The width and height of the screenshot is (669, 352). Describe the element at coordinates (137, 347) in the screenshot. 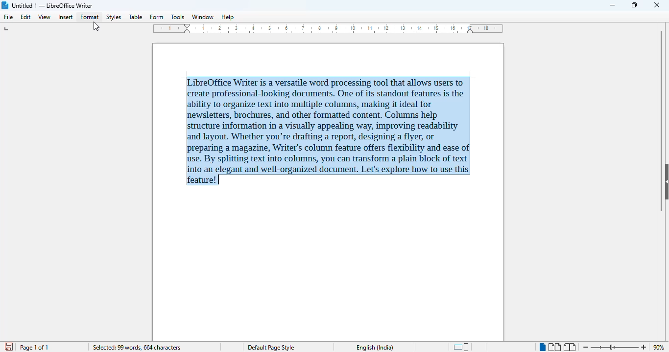

I see `selected: 99 words 664 characters` at that location.